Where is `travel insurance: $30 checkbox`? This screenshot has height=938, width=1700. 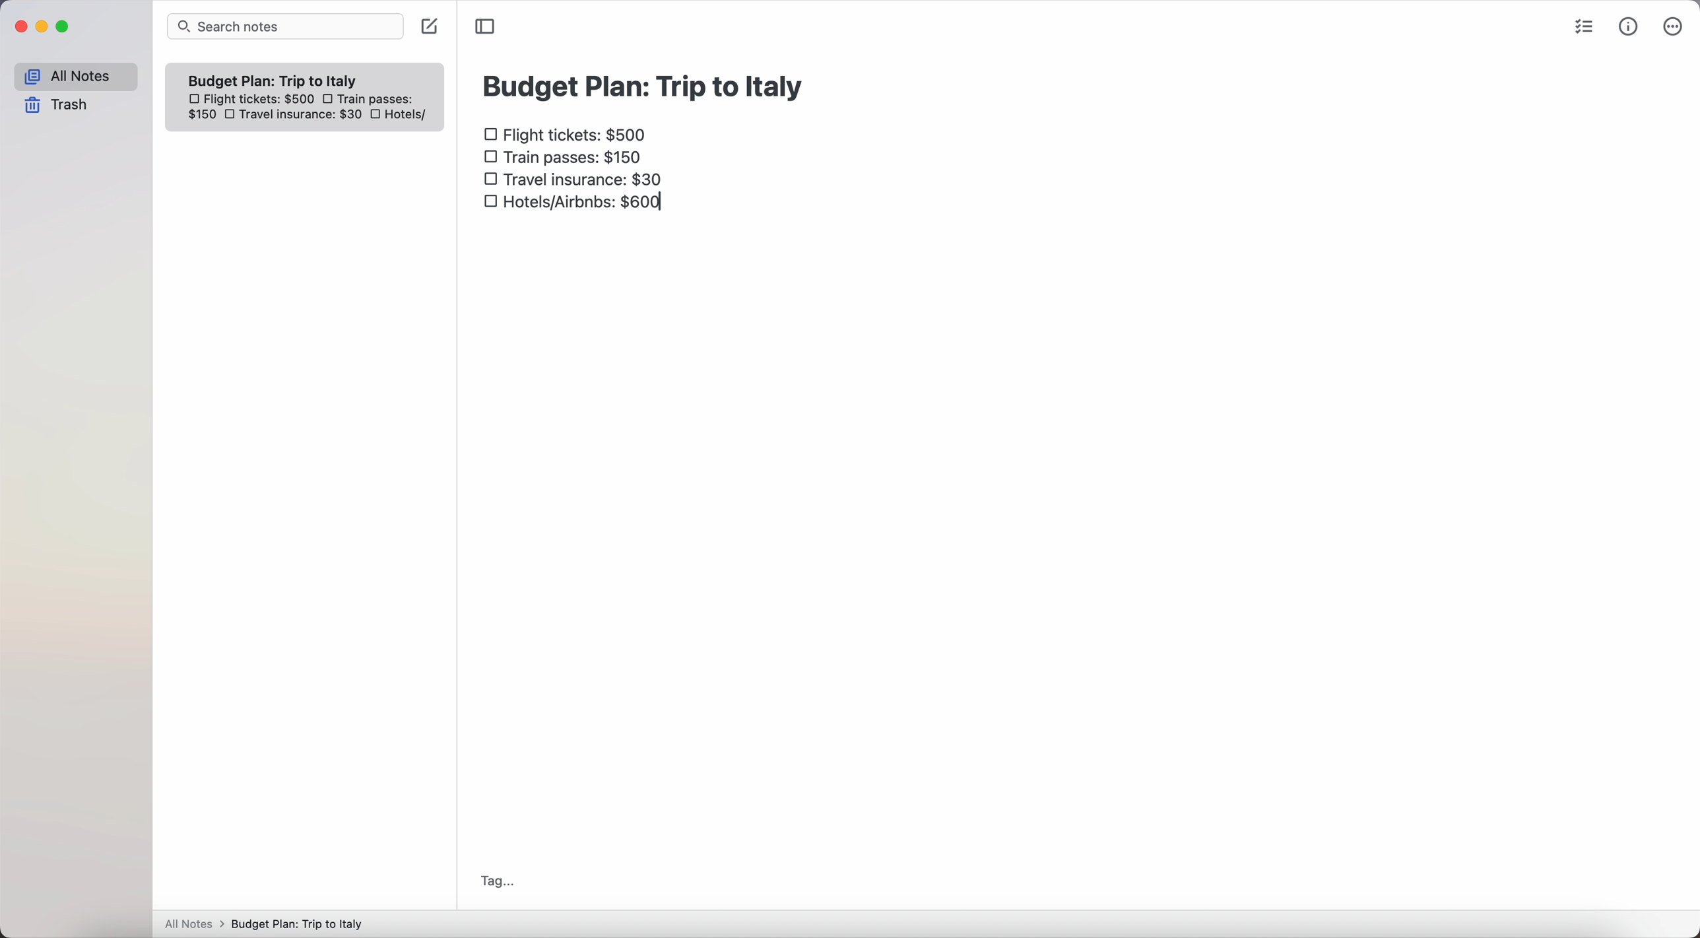 travel insurance: $30 checkbox is located at coordinates (575, 179).